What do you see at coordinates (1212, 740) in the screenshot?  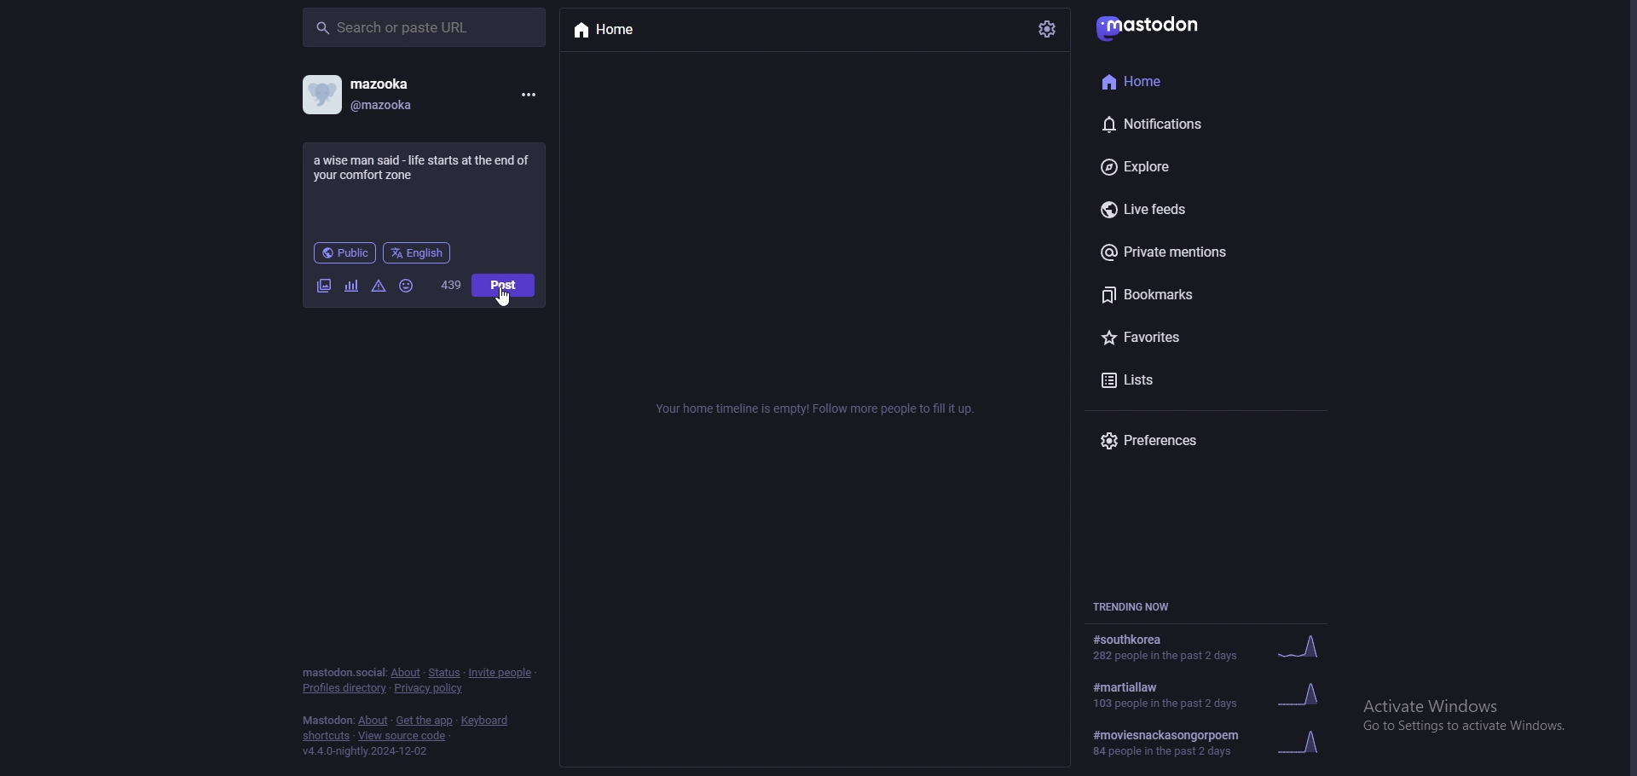 I see `trending` at bounding box center [1212, 740].